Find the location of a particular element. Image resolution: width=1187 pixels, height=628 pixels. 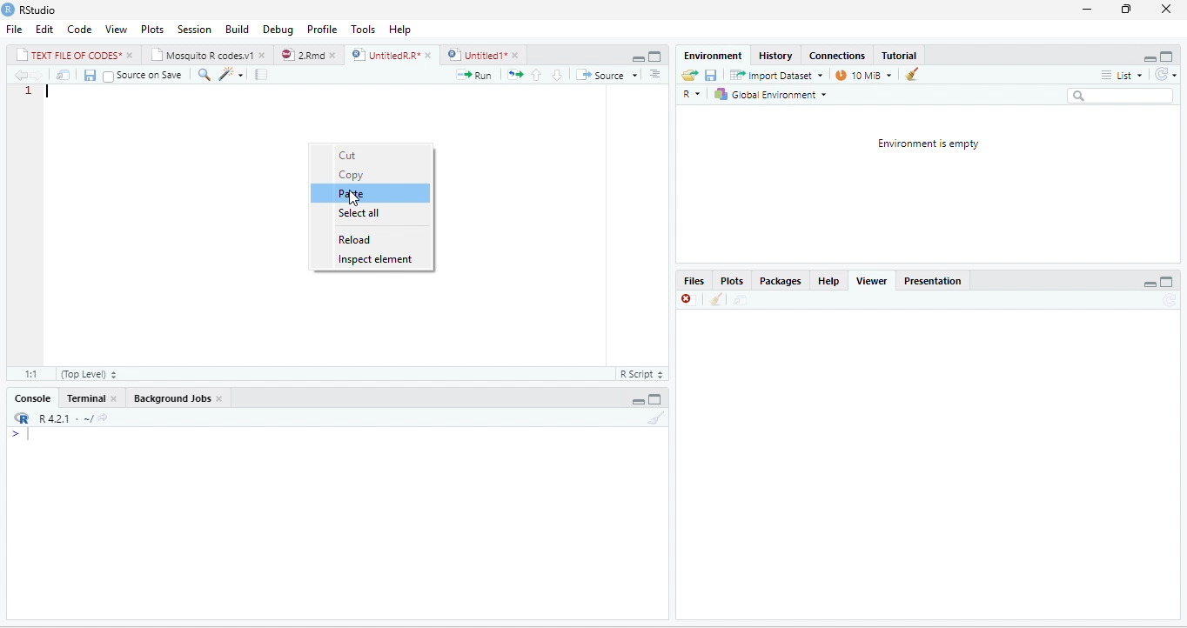

Profile is located at coordinates (323, 28).